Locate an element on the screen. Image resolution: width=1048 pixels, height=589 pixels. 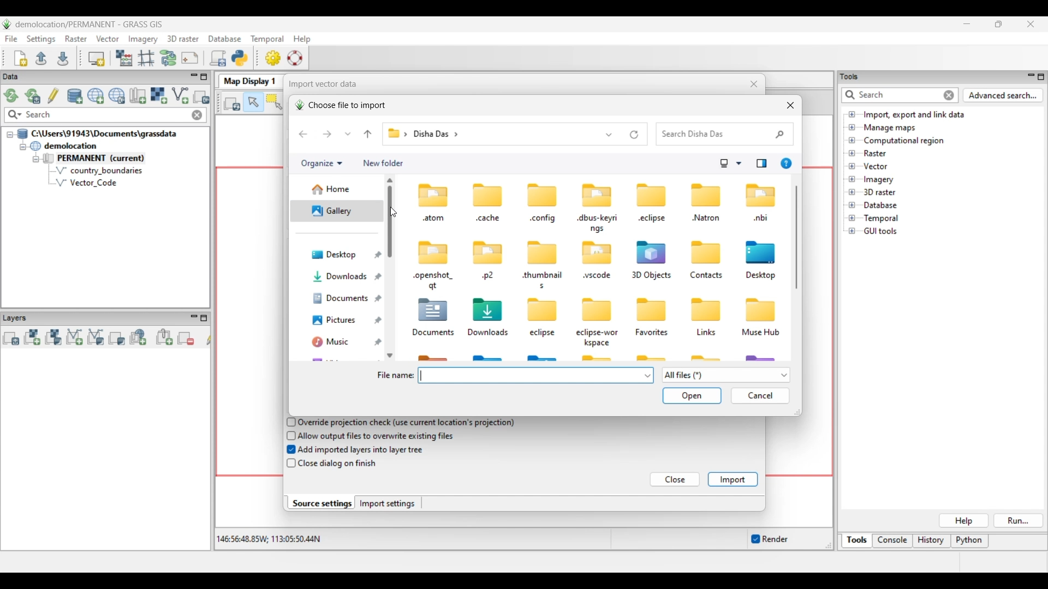
Create new map set in current project is located at coordinates (138, 95).